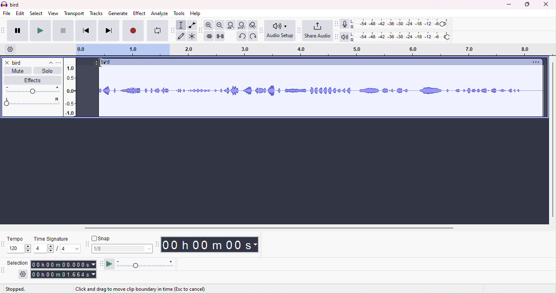 The height and width of the screenshot is (294, 556). What do you see at coordinates (317, 31) in the screenshot?
I see `share audio ` at bounding box center [317, 31].